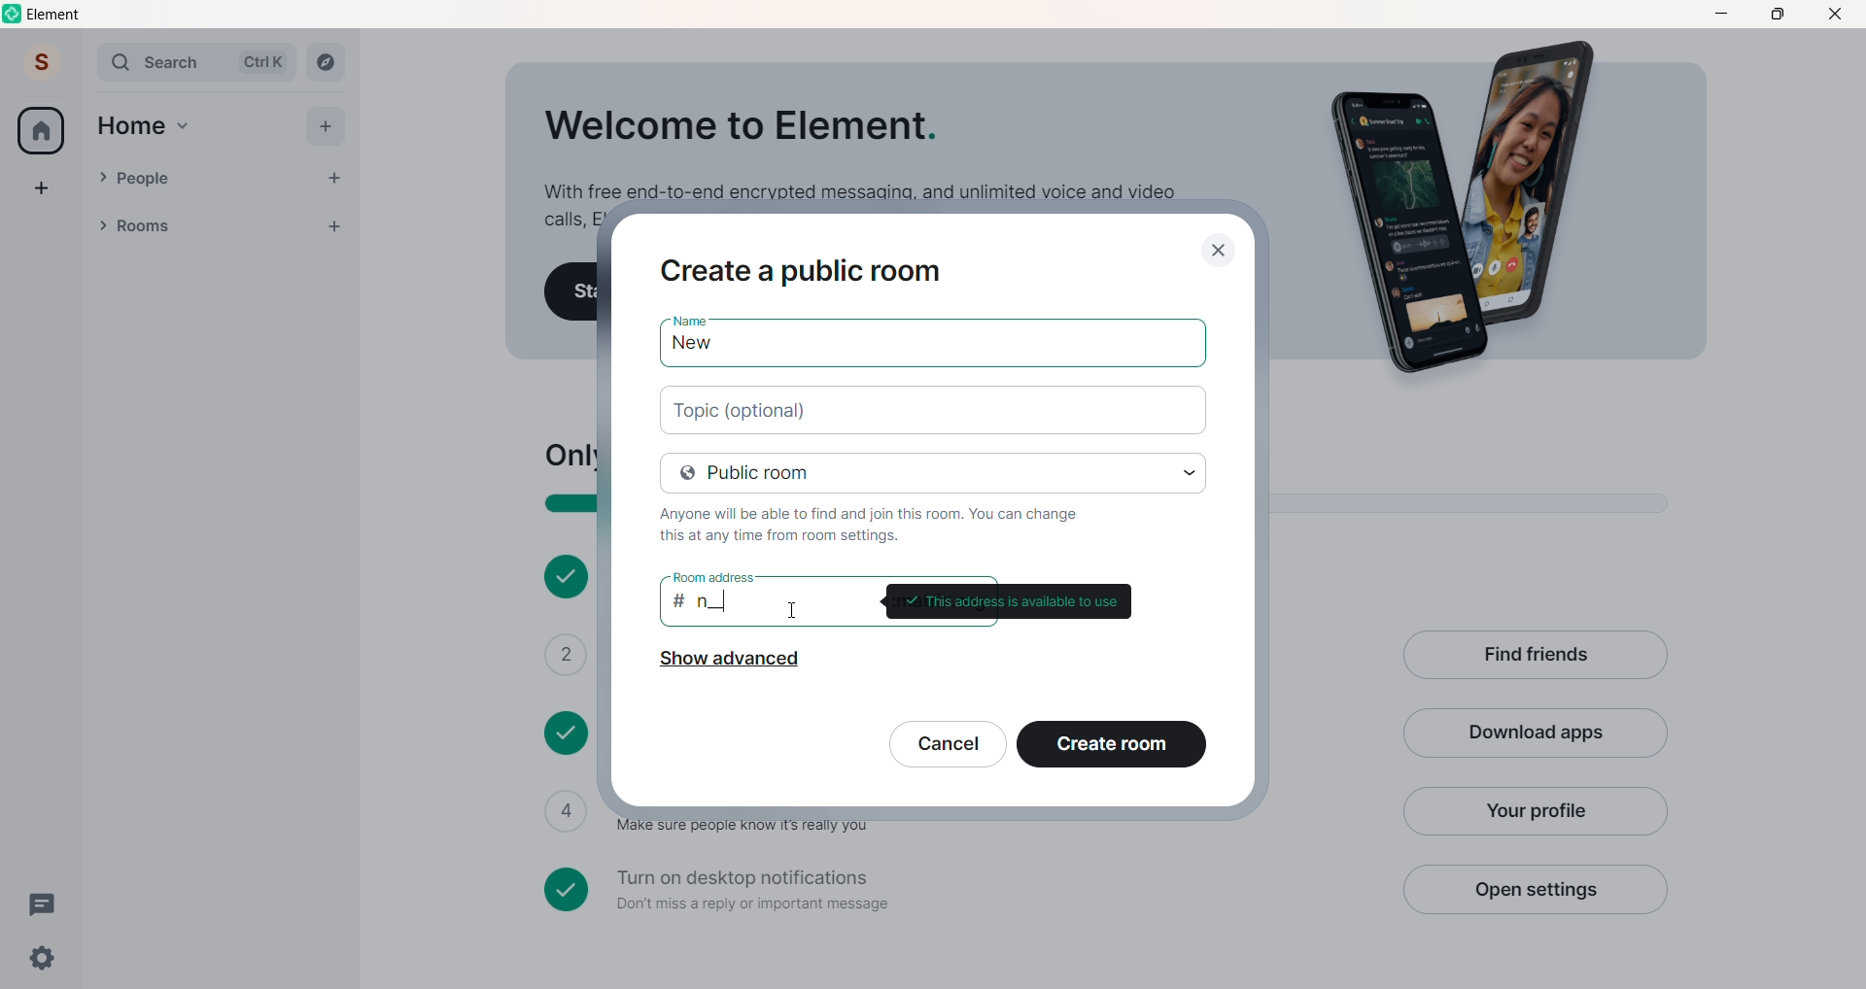 Image resolution: width=1866 pixels, height=989 pixels. Describe the element at coordinates (41, 130) in the screenshot. I see `Home` at that location.